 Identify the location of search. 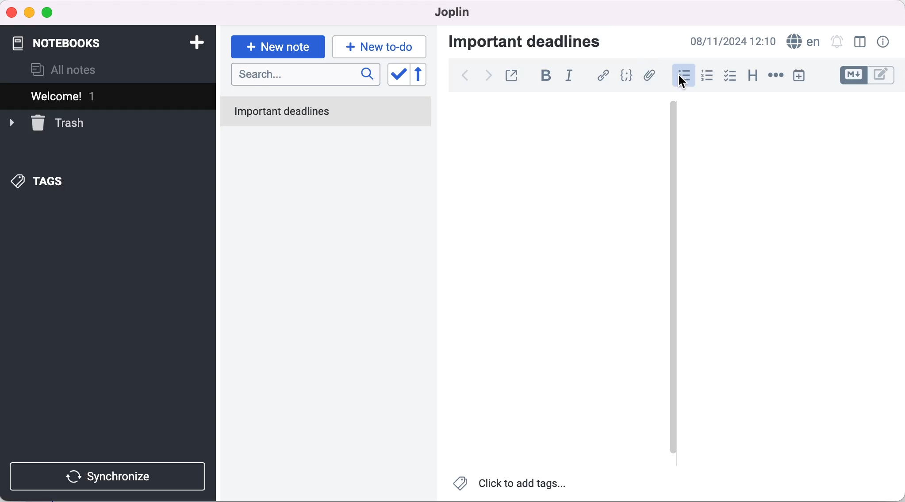
(305, 75).